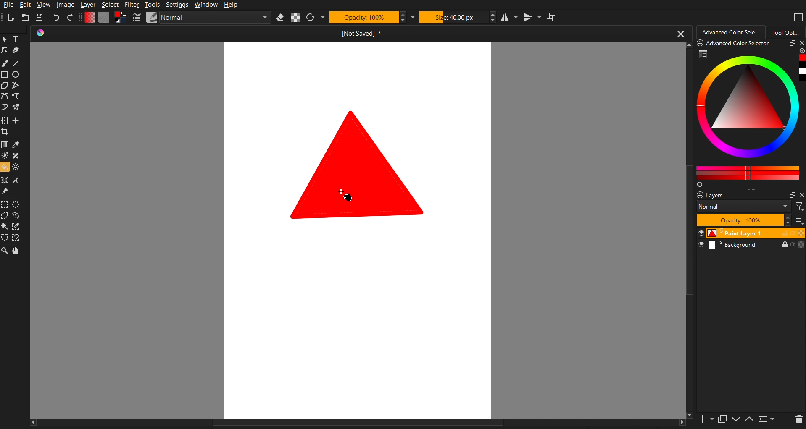 The height and width of the screenshot is (429, 806). What do you see at coordinates (56, 18) in the screenshot?
I see `Undo` at bounding box center [56, 18].